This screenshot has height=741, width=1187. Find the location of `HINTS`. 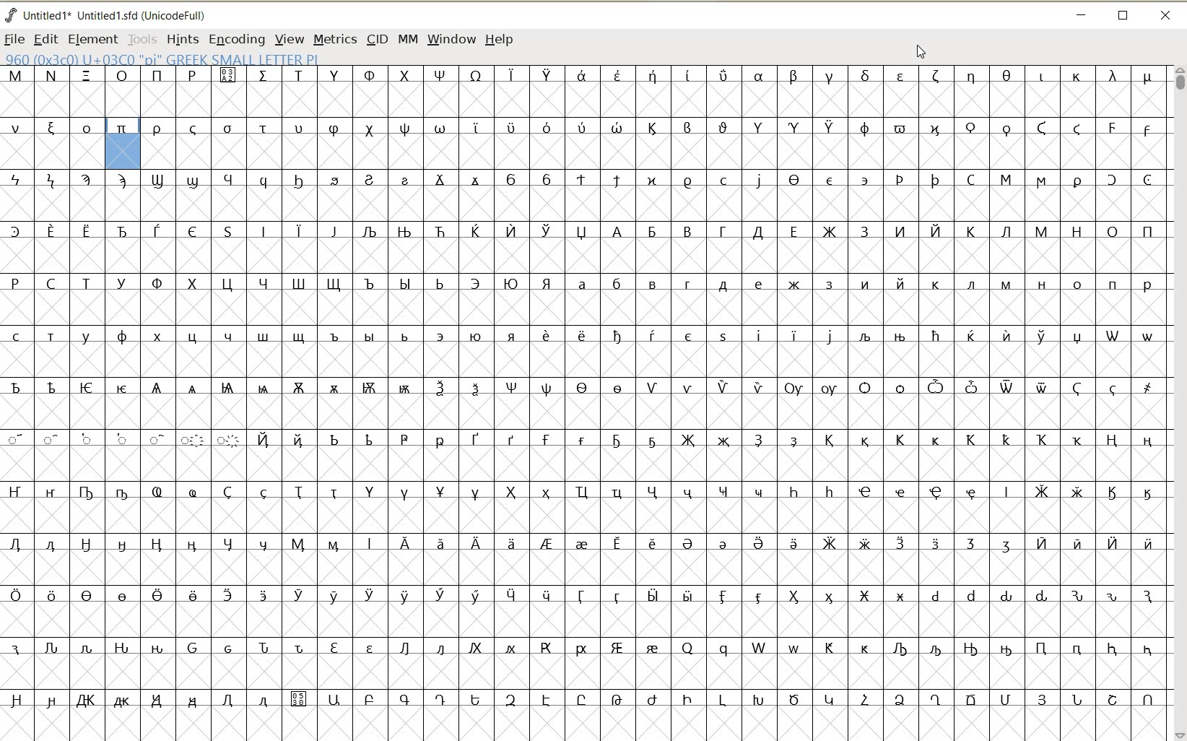

HINTS is located at coordinates (181, 40).